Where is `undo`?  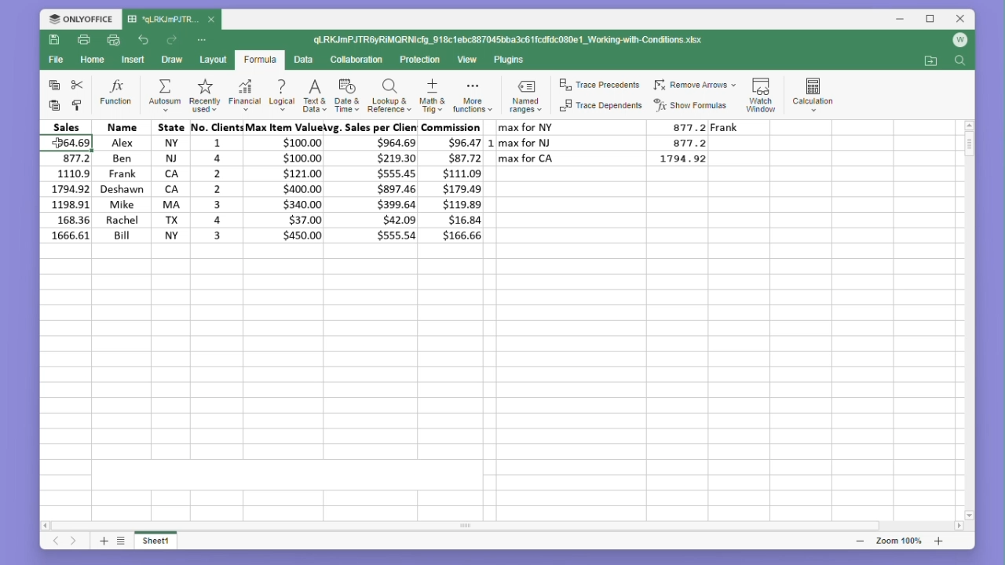
undo is located at coordinates (144, 41).